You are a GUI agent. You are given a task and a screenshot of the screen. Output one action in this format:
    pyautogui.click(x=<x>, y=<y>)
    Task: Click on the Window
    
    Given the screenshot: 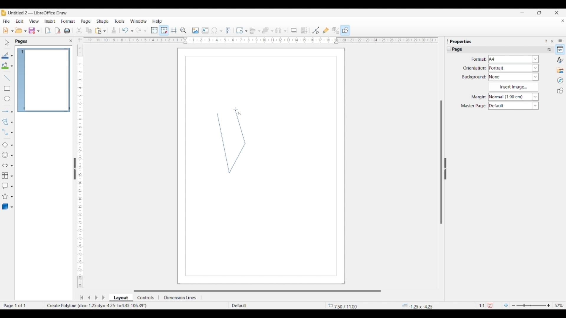 What is the action you would take?
    pyautogui.click(x=139, y=21)
    